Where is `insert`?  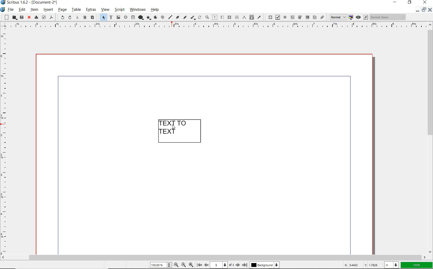 insert is located at coordinates (48, 10).